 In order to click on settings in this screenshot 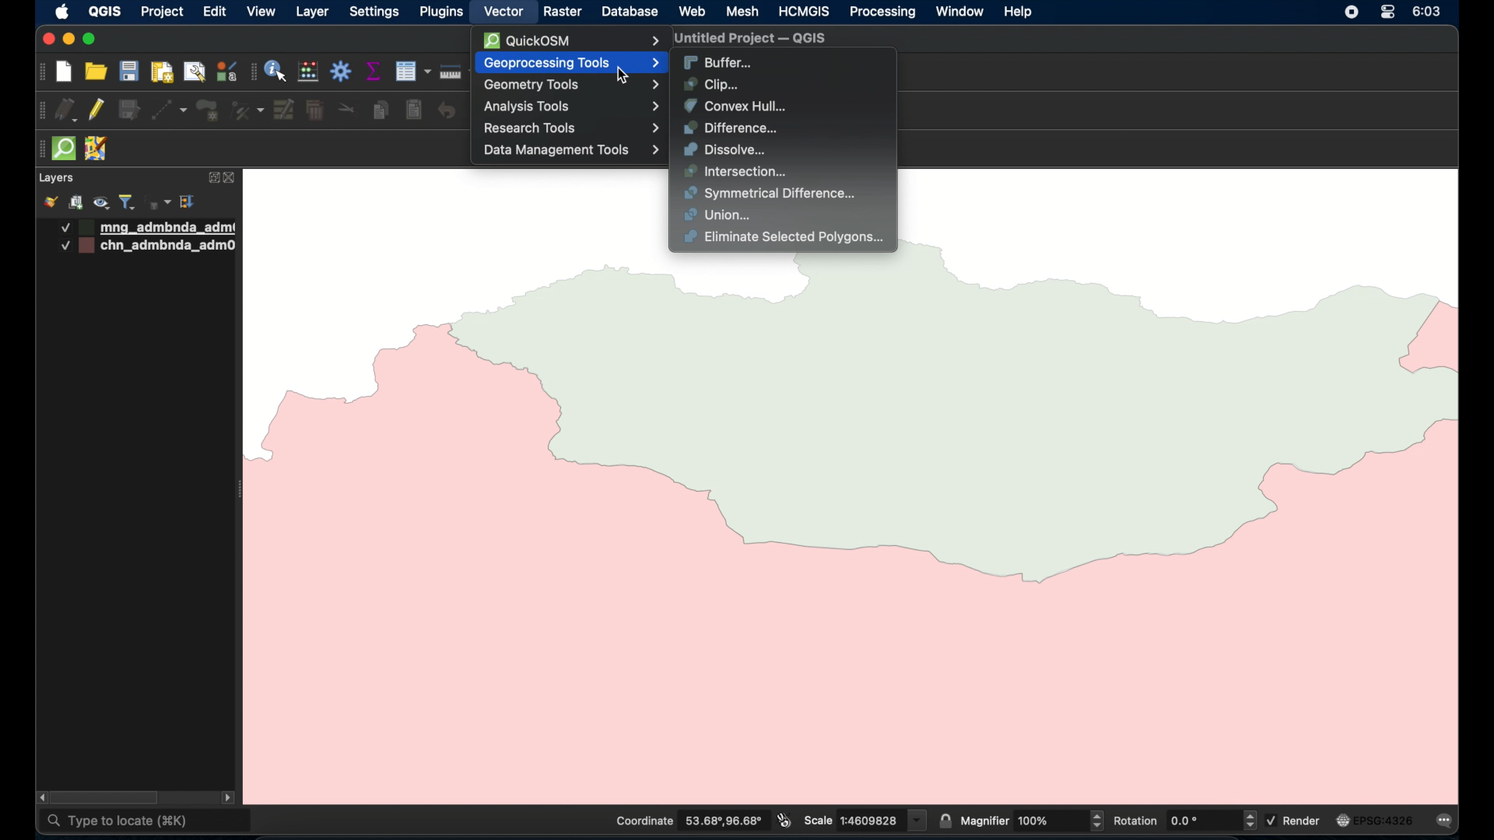, I will do `click(373, 13)`.